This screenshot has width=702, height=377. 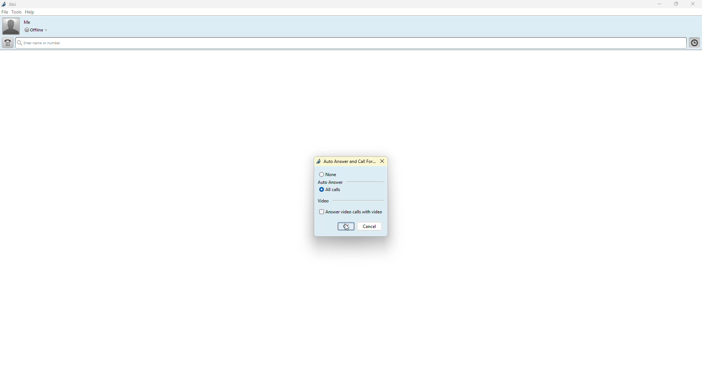 What do you see at coordinates (693, 44) in the screenshot?
I see `contact list` at bounding box center [693, 44].